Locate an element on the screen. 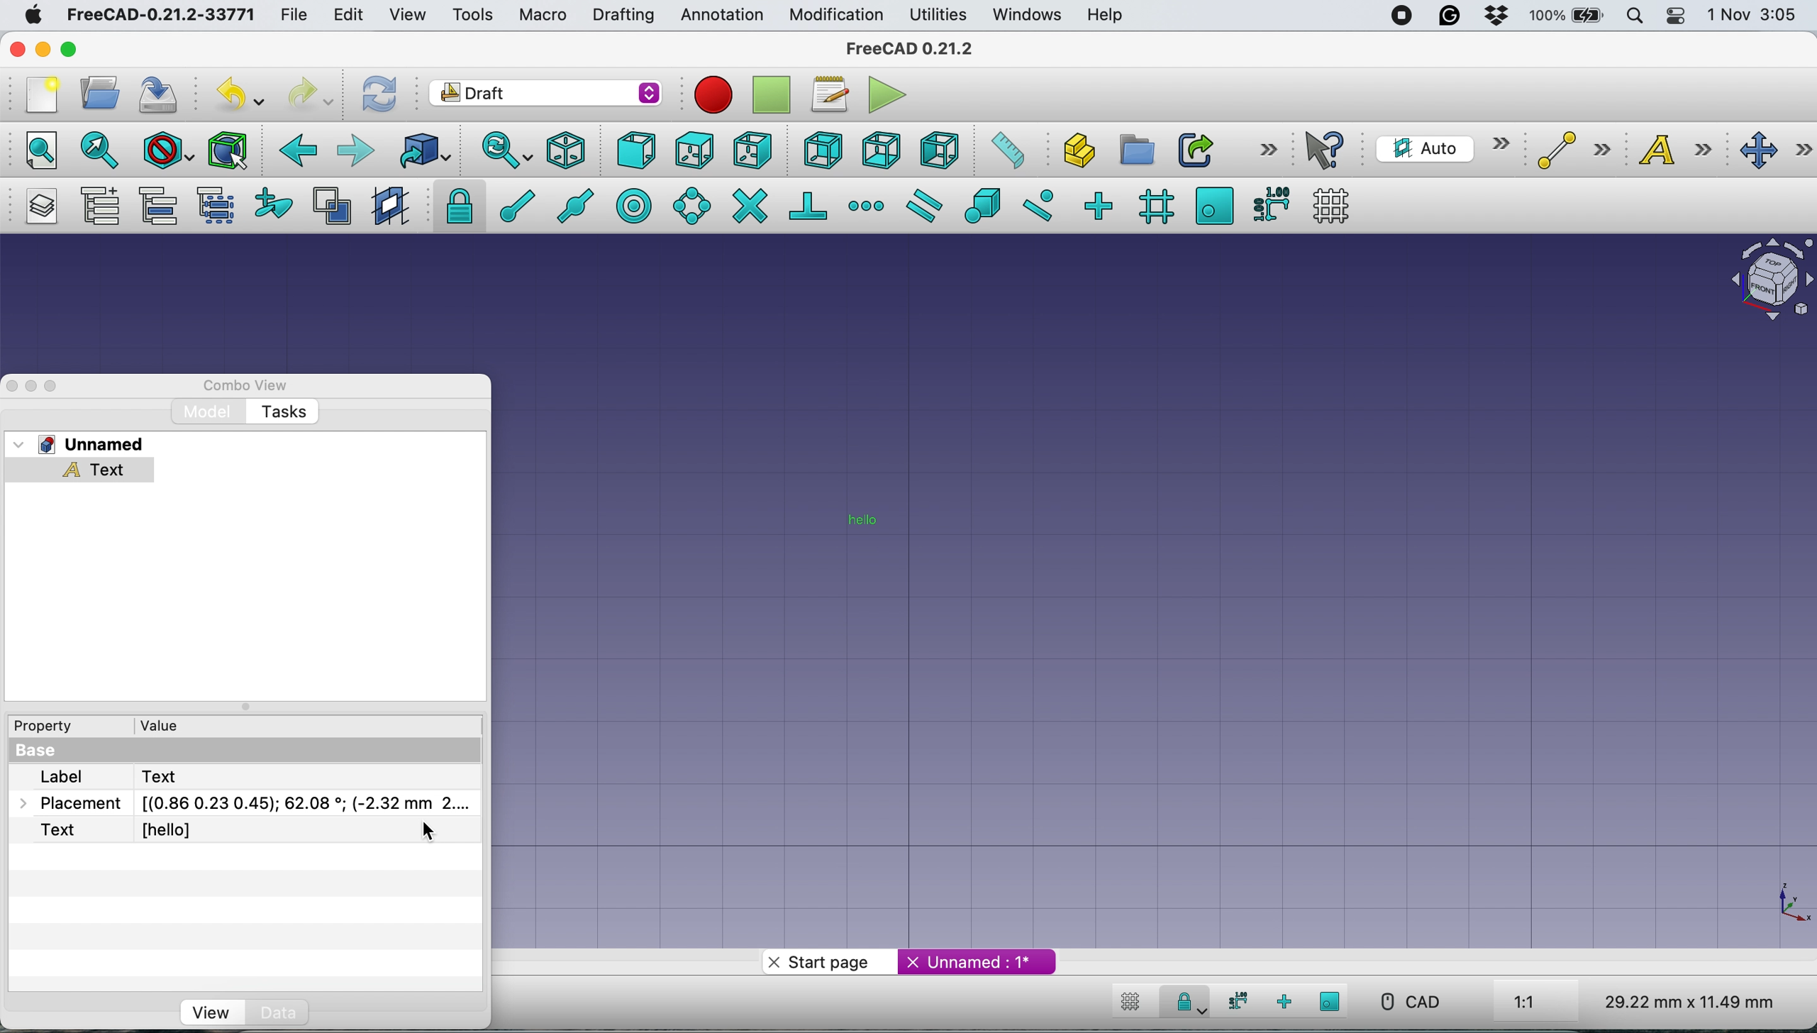 The width and height of the screenshot is (1817, 1033). freecad is located at coordinates (917, 50).